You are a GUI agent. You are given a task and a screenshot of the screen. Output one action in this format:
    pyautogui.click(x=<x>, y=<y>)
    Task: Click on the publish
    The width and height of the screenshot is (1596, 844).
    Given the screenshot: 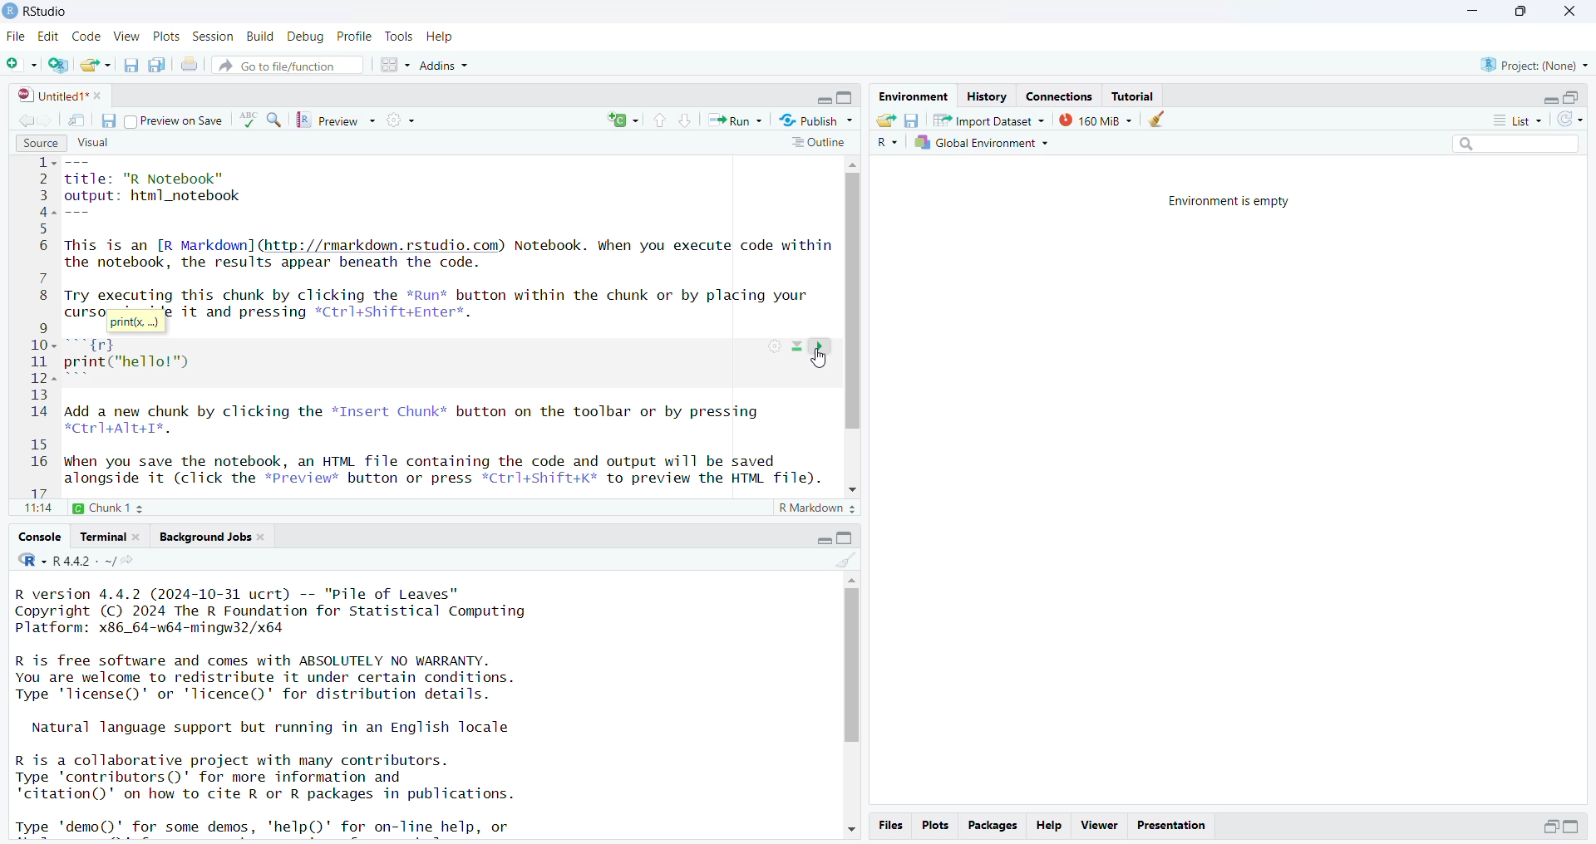 What is the action you would take?
    pyautogui.click(x=815, y=120)
    